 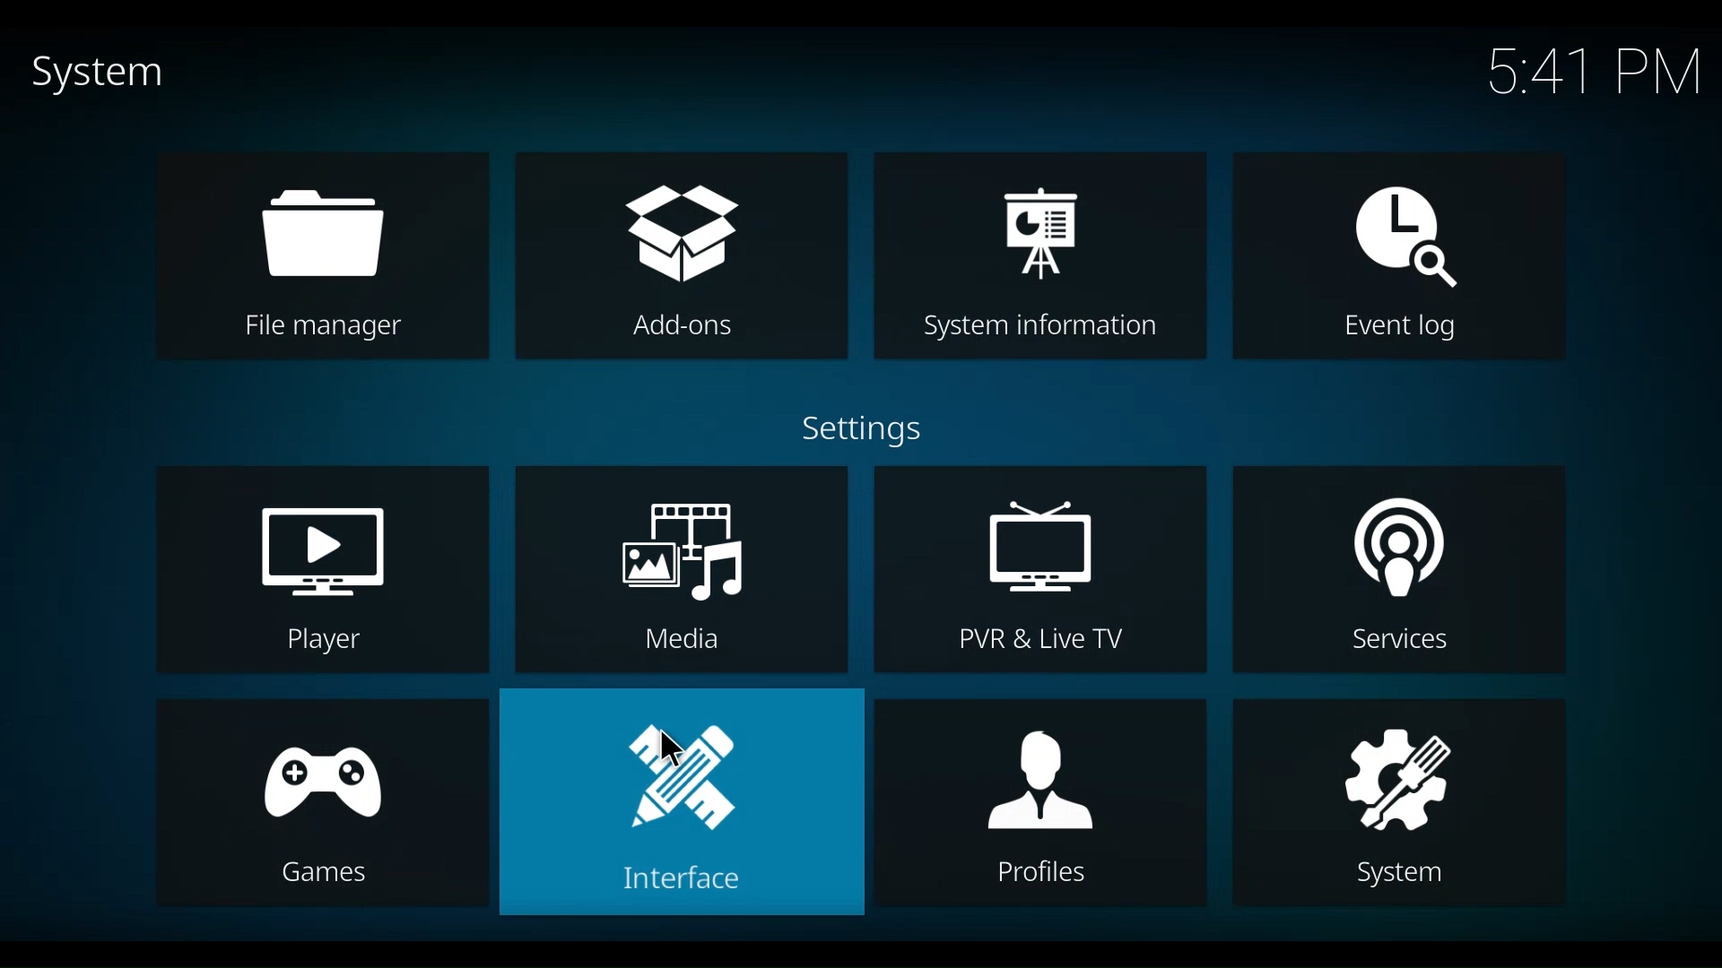 What do you see at coordinates (1039, 571) in the screenshot?
I see `PVR & Live TV` at bounding box center [1039, 571].